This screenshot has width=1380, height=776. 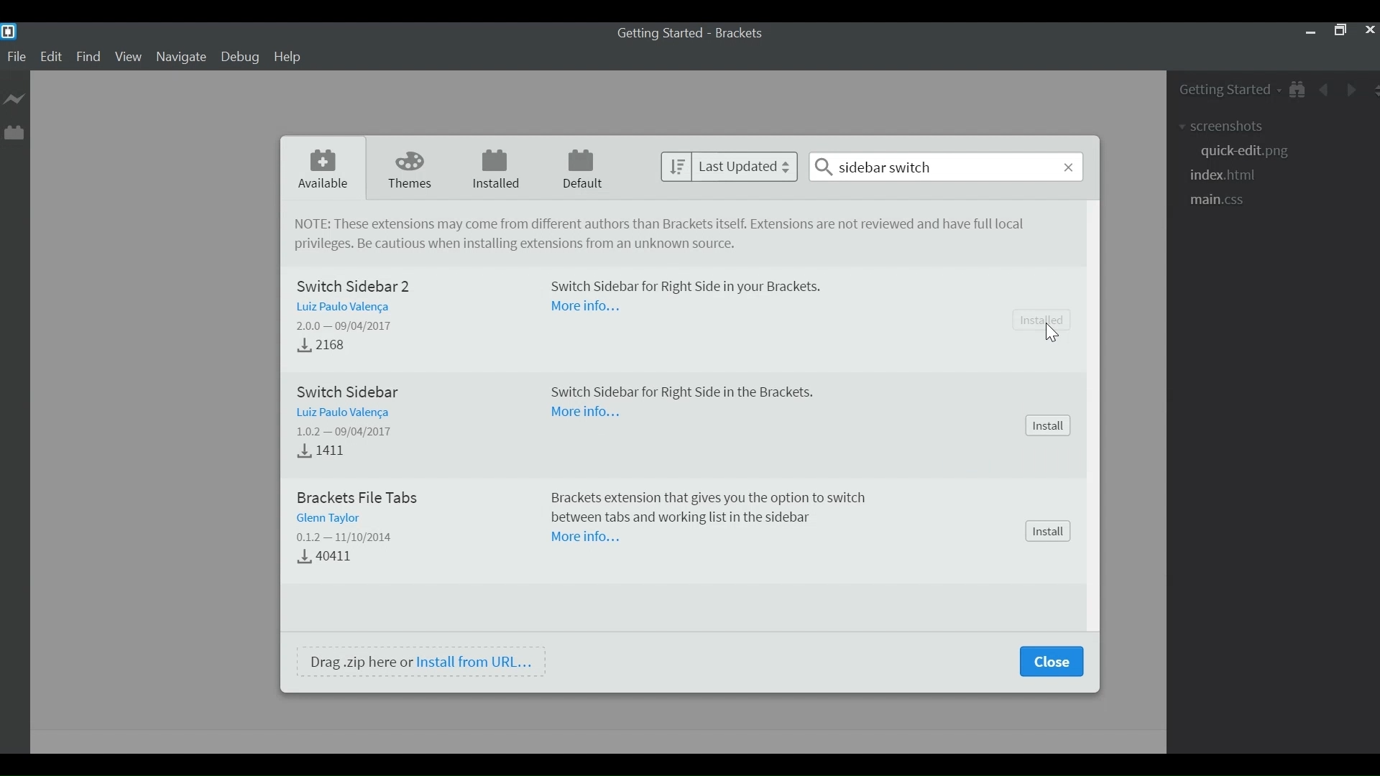 I want to click on Debug, so click(x=243, y=57).